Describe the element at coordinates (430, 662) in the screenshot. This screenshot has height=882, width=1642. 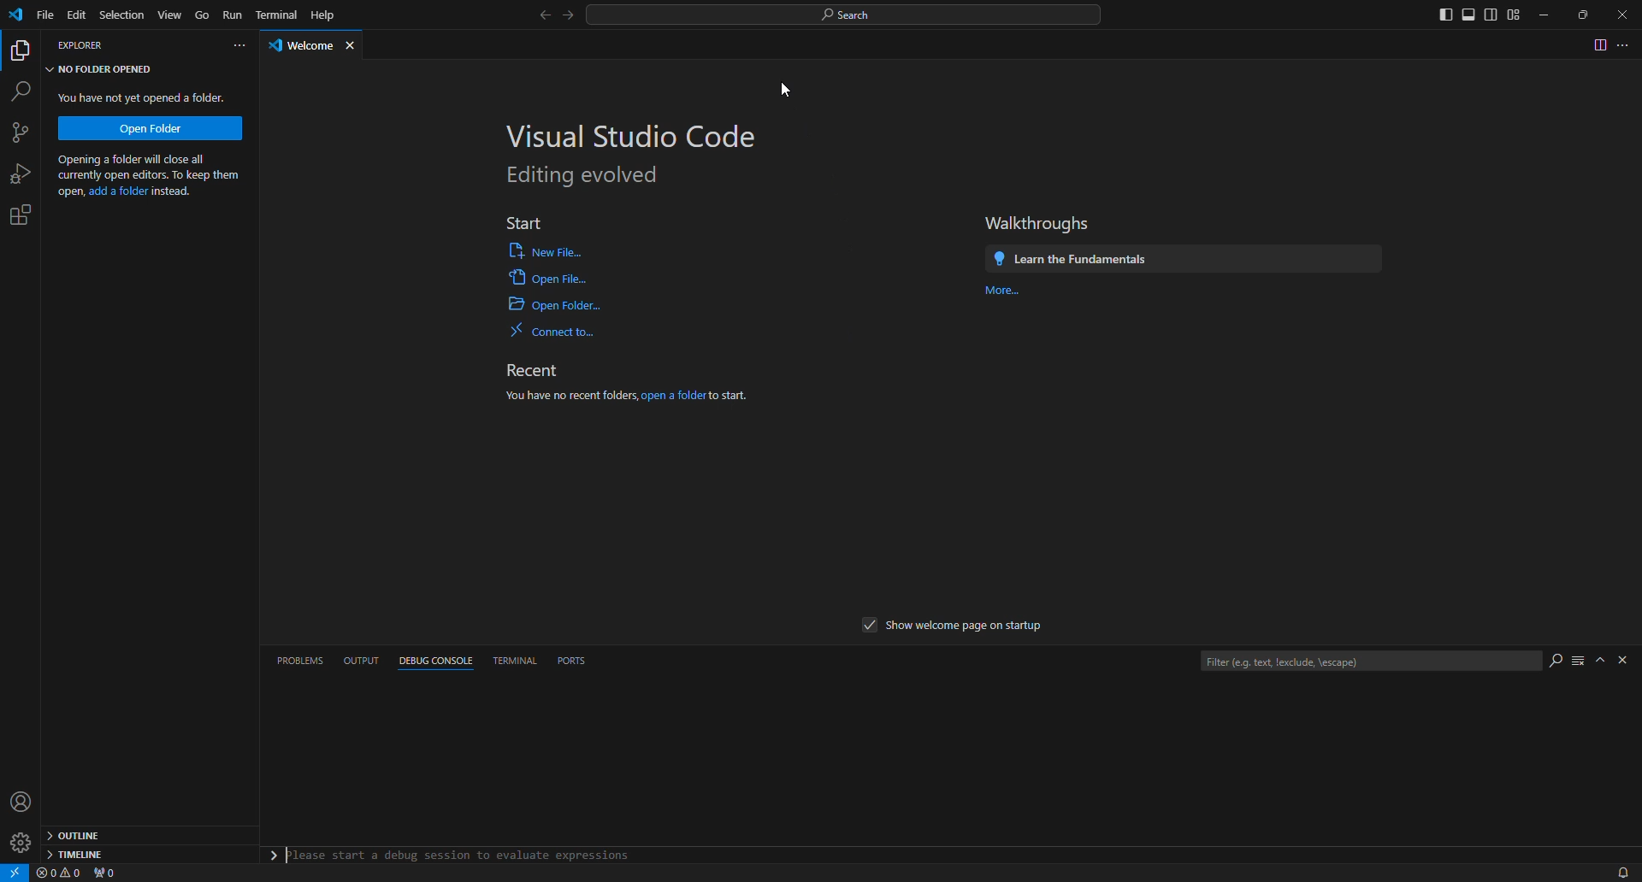
I see `debug console` at that location.